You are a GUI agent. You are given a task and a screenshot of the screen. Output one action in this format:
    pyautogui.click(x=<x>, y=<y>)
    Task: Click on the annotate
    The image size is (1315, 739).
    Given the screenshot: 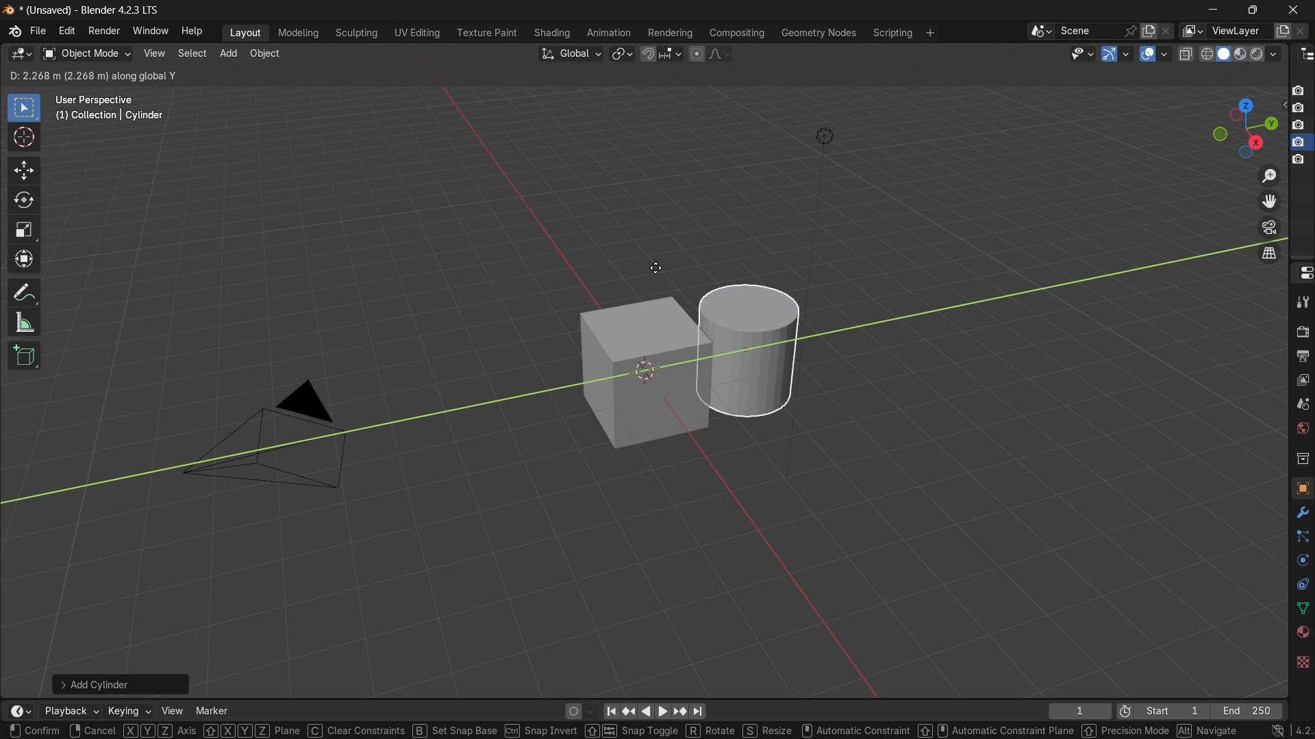 What is the action you would take?
    pyautogui.click(x=26, y=293)
    